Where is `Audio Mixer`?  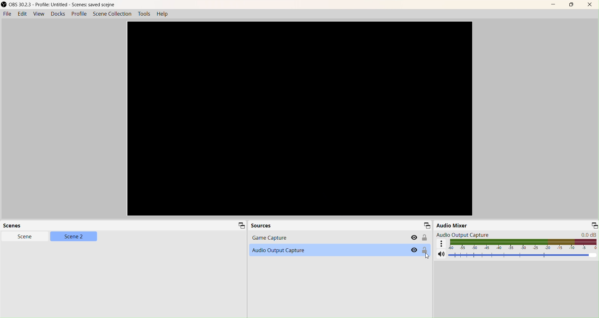
Audio Mixer is located at coordinates (516, 224).